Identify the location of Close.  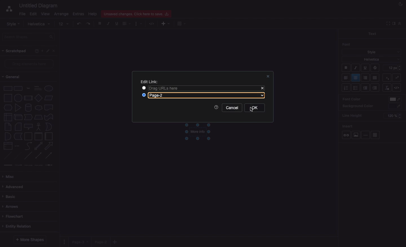
(55, 52).